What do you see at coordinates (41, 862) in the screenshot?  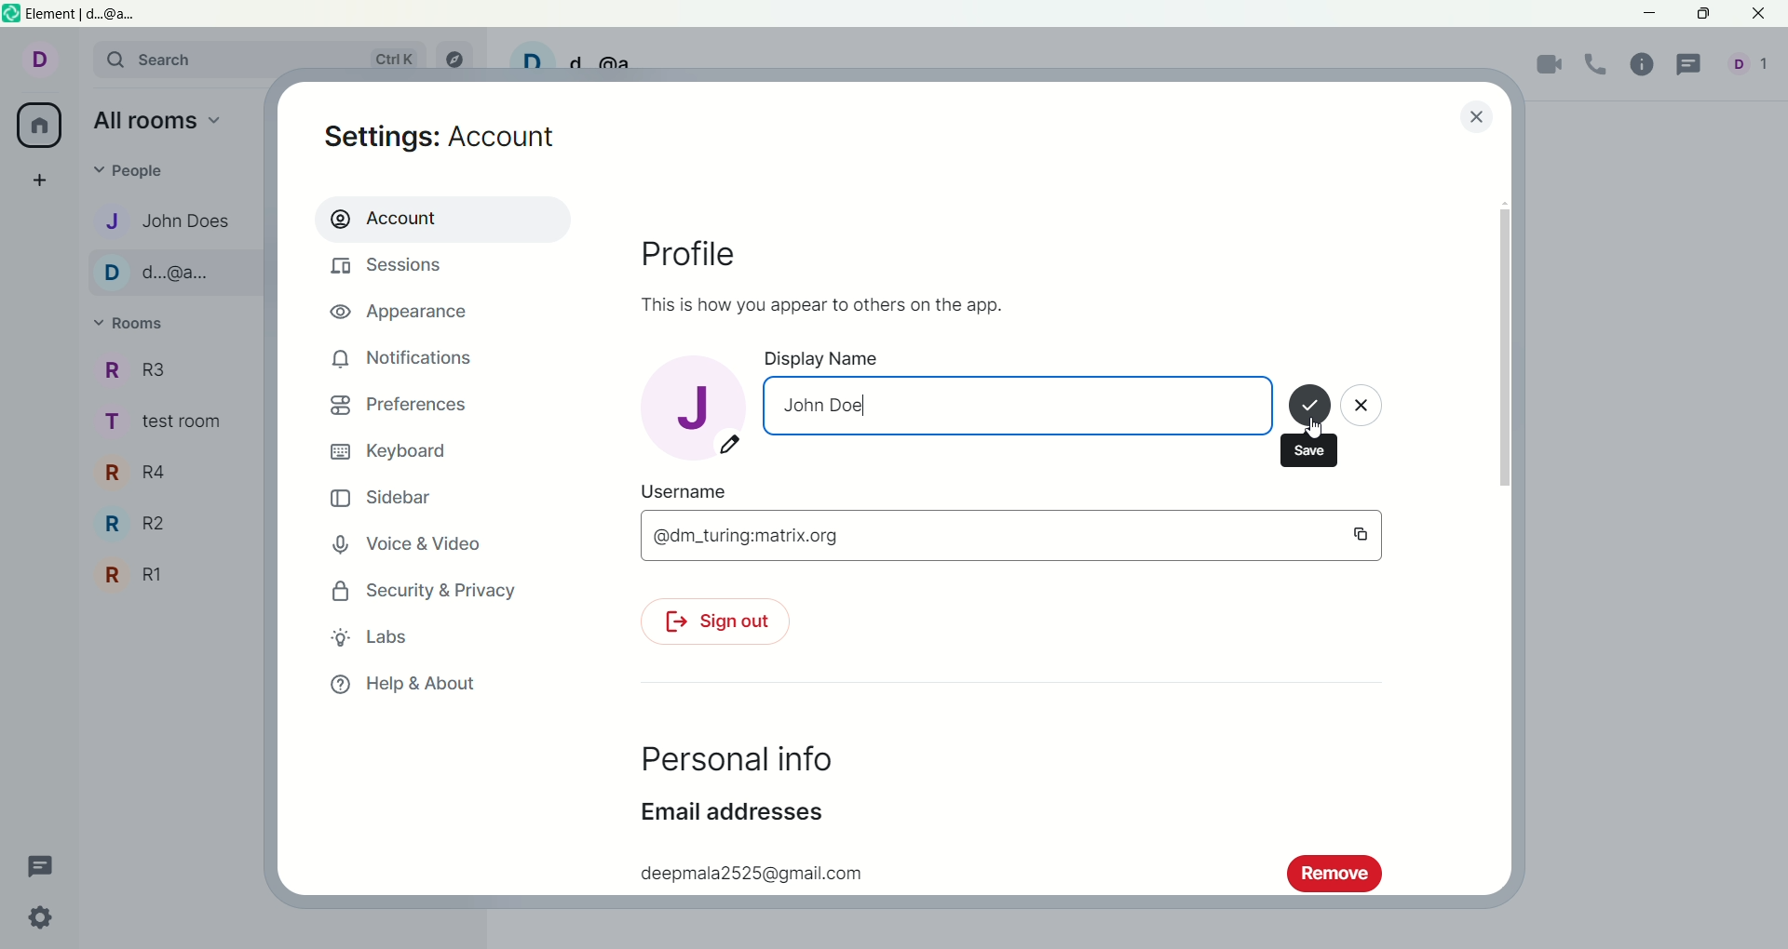 I see `threads` at bounding box center [41, 862].